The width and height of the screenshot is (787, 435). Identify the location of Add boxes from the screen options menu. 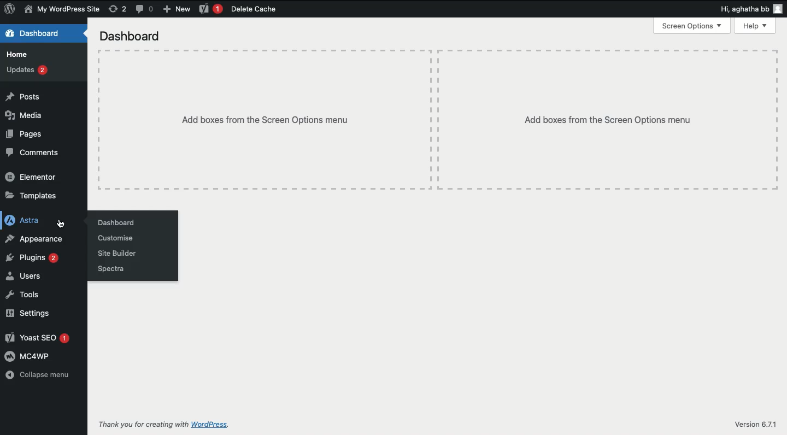
(266, 120).